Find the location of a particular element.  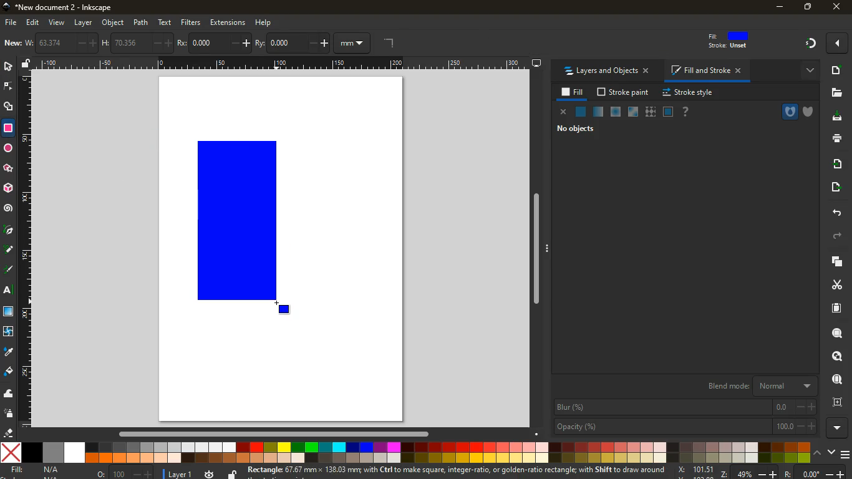

more is located at coordinates (839, 427).